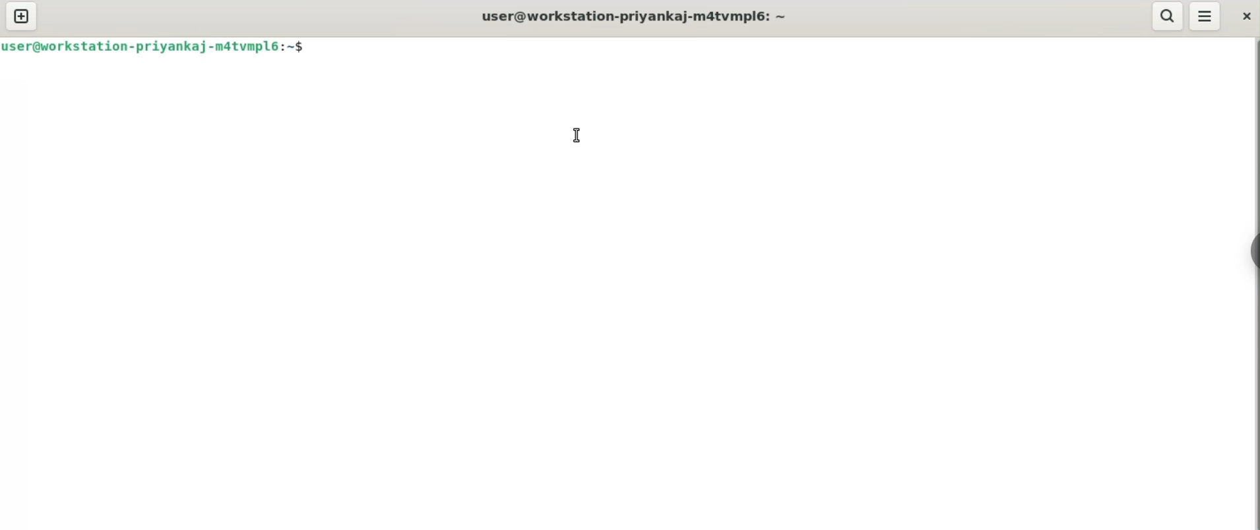 The image size is (1260, 530). Describe the element at coordinates (22, 17) in the screenshot. I see `new tab` at that location.